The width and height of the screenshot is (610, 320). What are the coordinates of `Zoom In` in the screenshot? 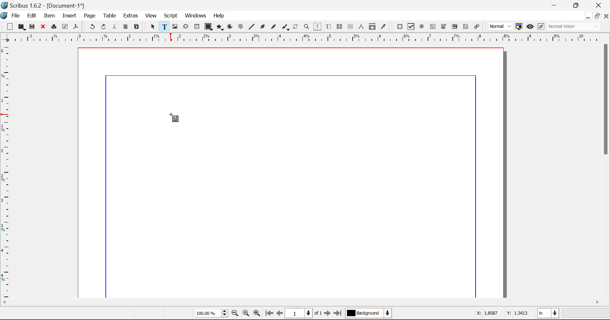 It's located at (257, 314).